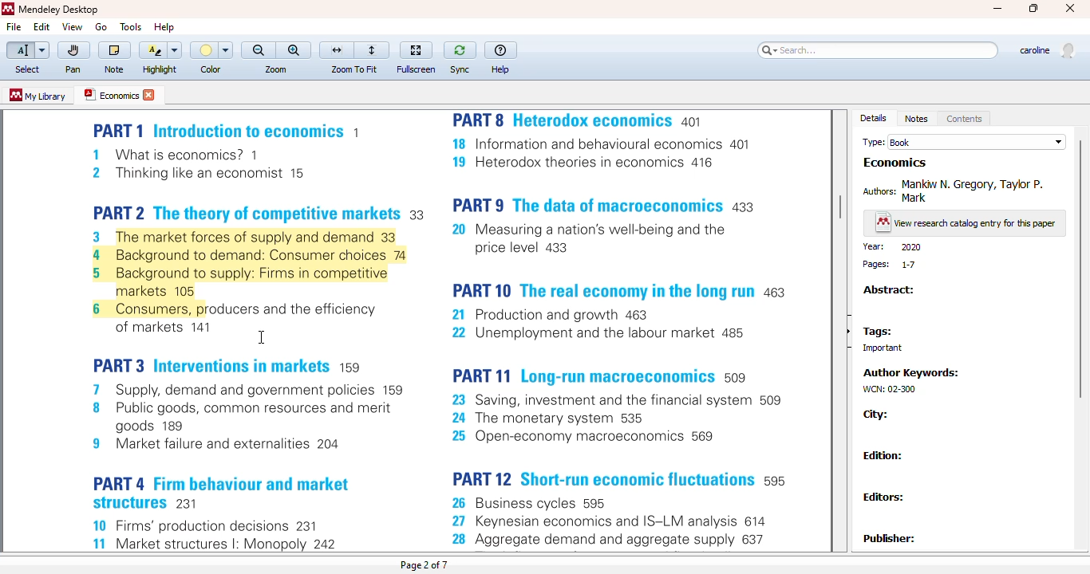 The height and width of the screenshot is (574, 1090). What do you see at coordinates (888, 290) in the screenshot?
I see `abstract: ` at bounding box center [888, 290].